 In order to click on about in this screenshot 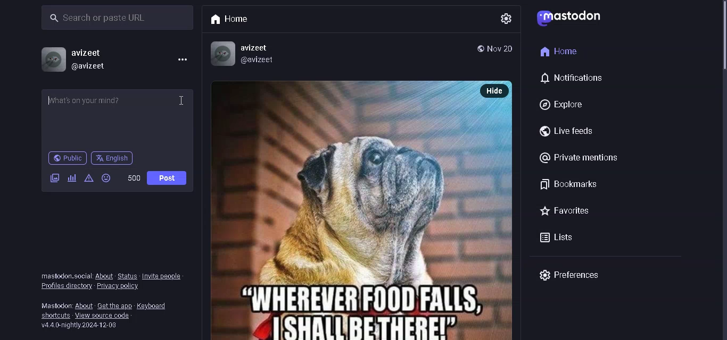, I will do `click(83, 306)`.